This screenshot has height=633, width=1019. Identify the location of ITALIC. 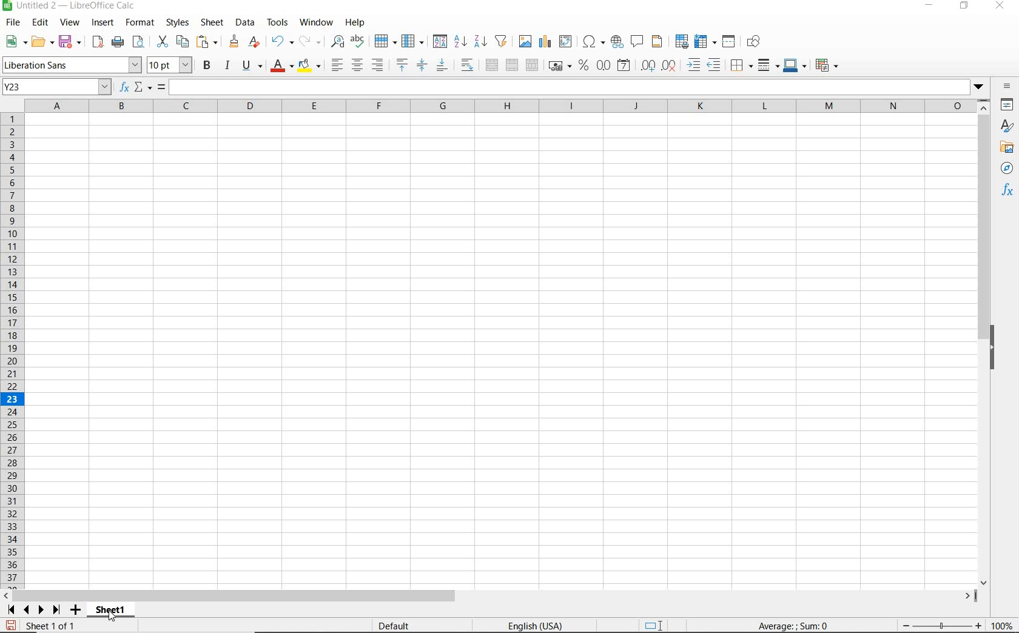
(228, 67).